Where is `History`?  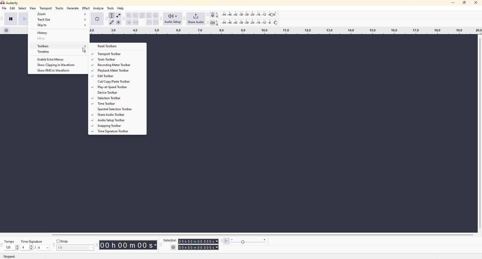
History is located at coordinates (55, 33).